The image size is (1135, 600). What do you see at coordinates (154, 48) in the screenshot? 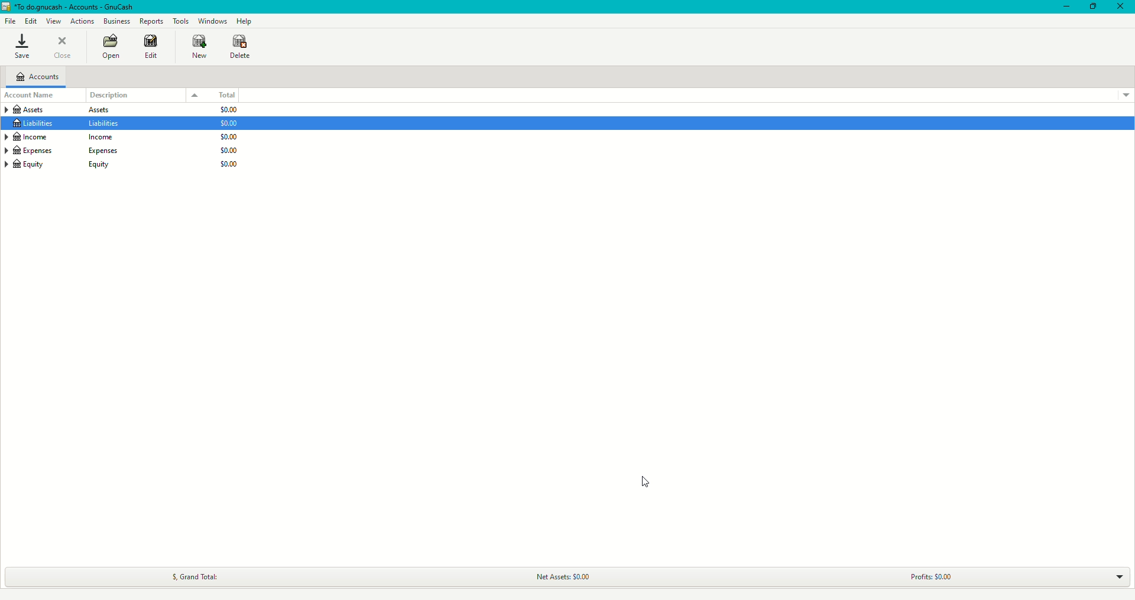
I see `Edit` at bounding box center [154, 48].